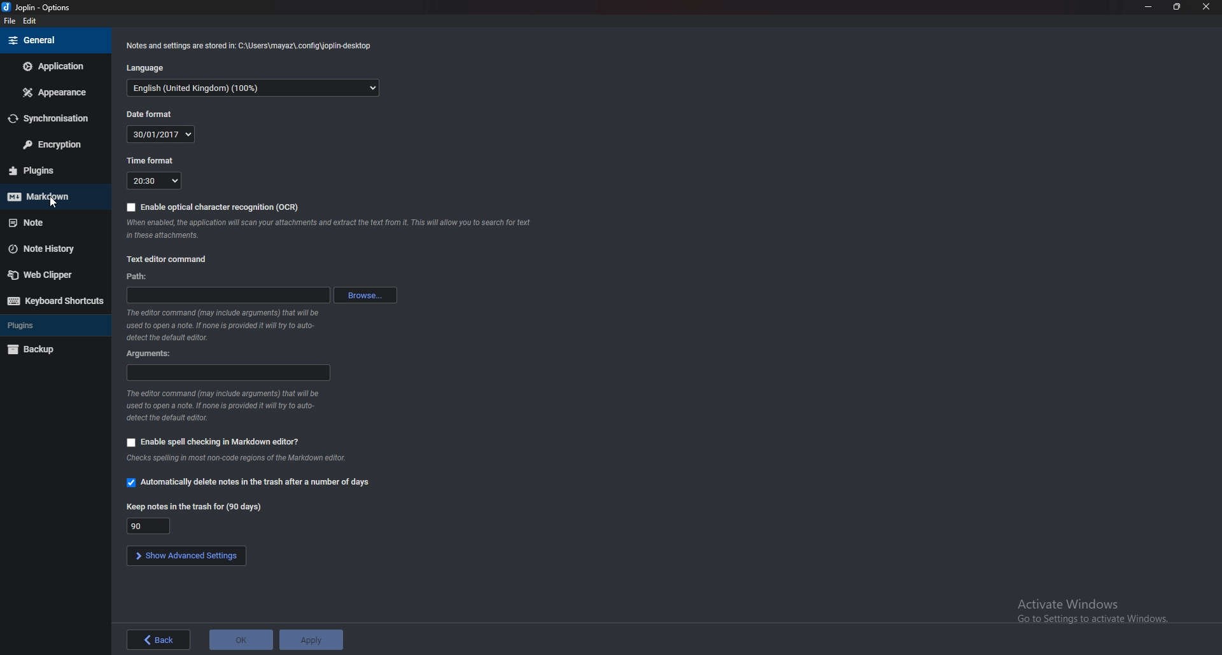 The height and width of the screenshot is (655, 1222). Describe the element at coordinates (54, 326) in the screenshot. I see `plugins` at that location.